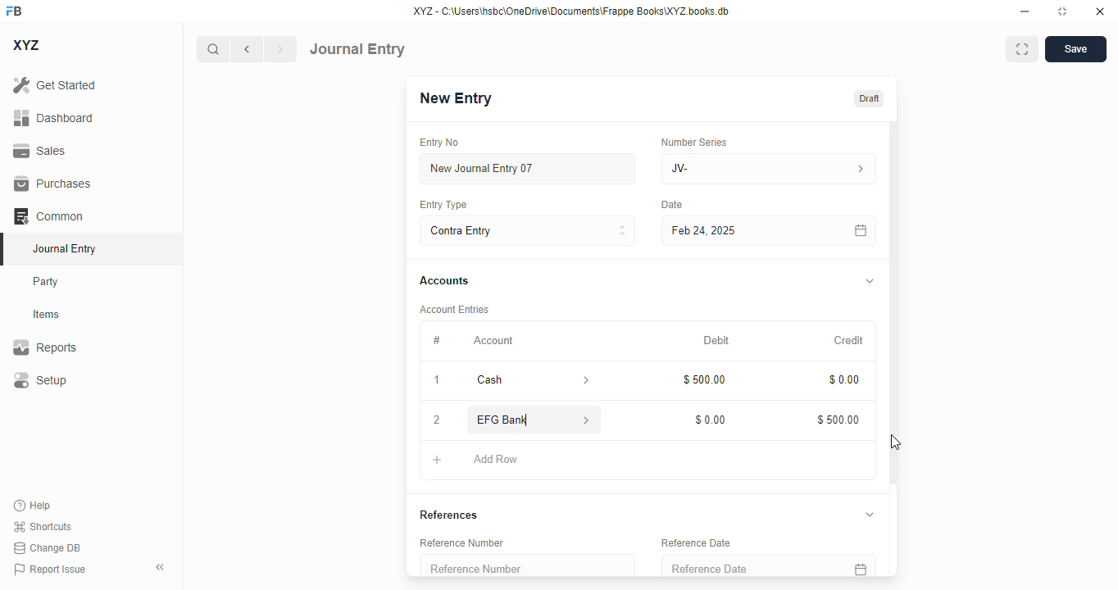 Image resolution: width=1118 pixels, height=590 pixels. What do you see at coordinates (43, 526) in the screenshot?
I see `shortcuts` at bounding box center [43, 526].